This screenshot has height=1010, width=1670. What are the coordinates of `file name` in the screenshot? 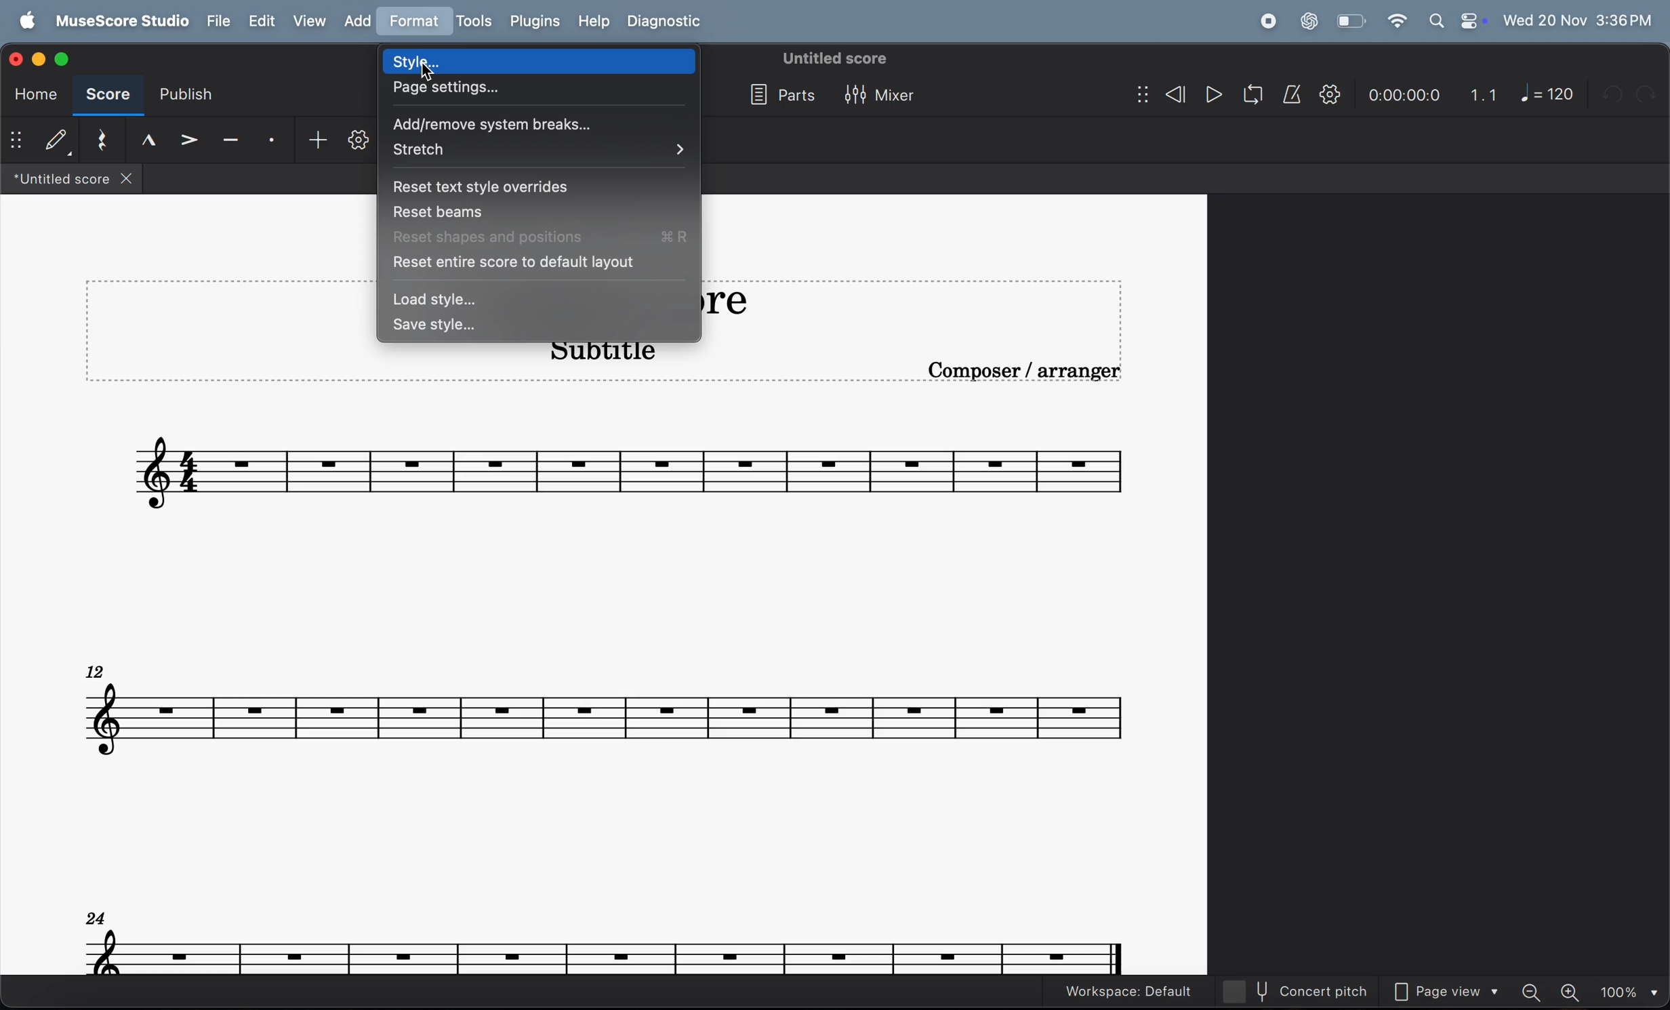 It's located at (71, 180).